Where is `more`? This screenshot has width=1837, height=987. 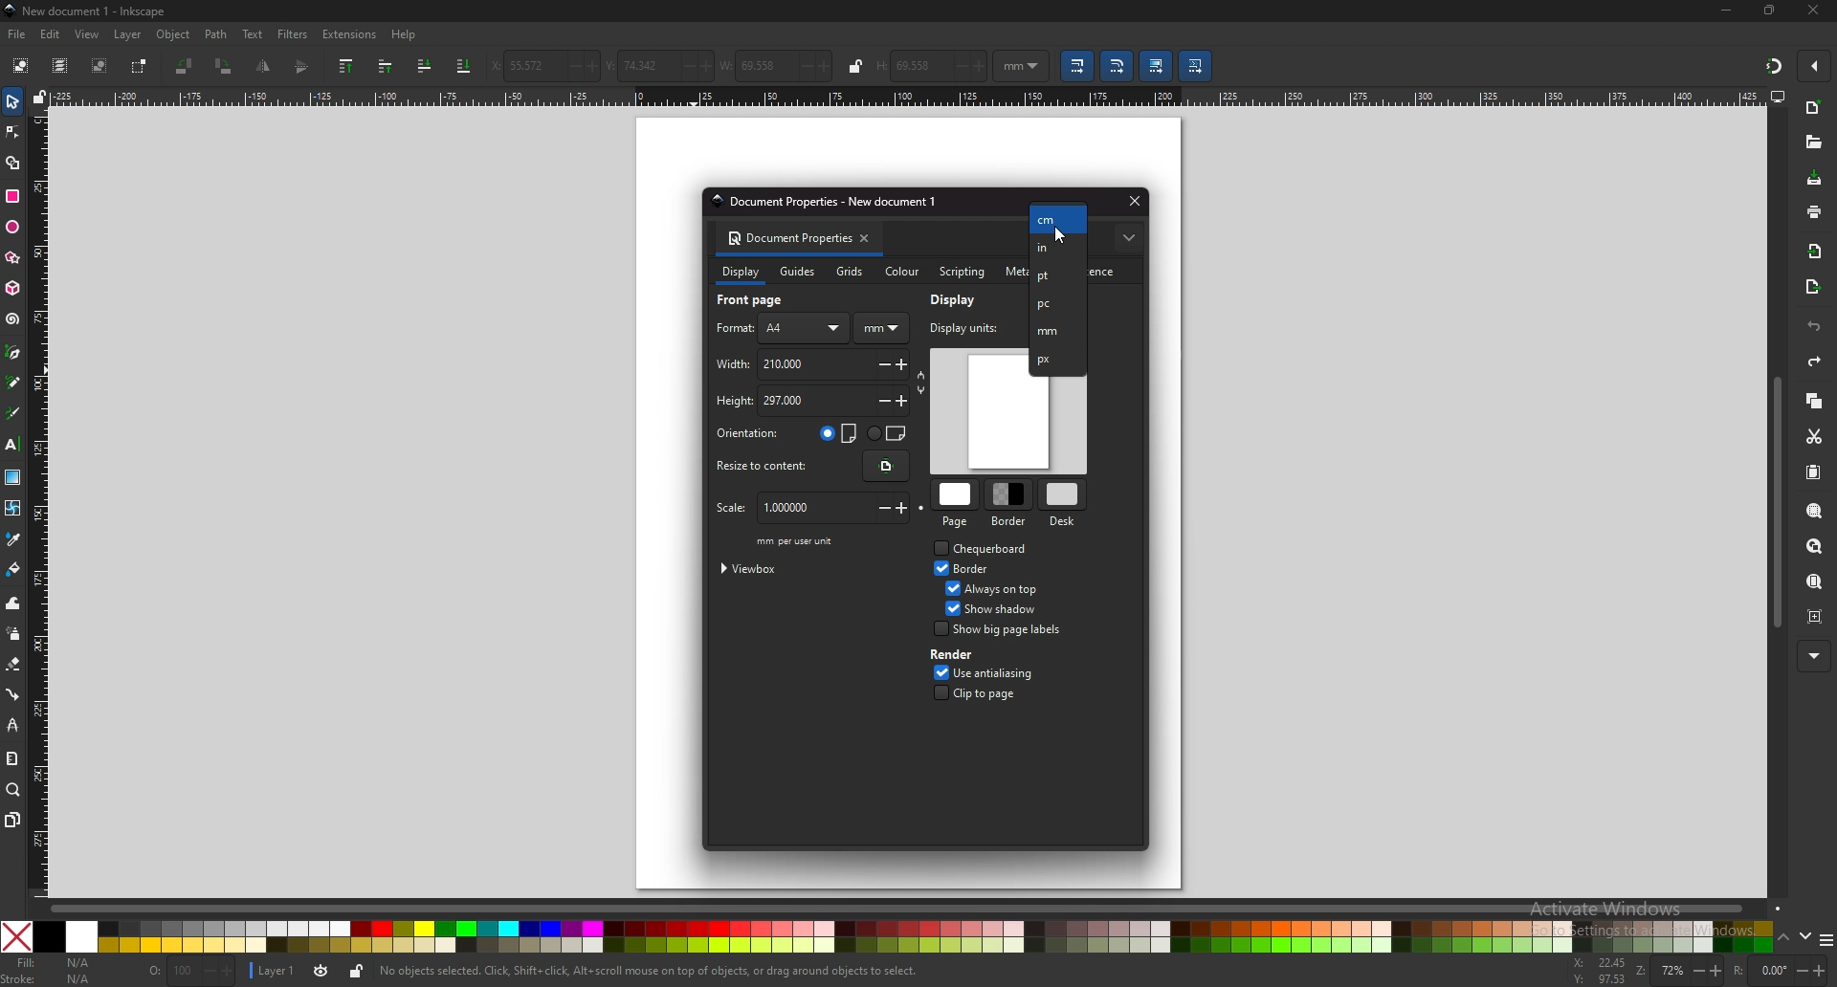 more is located at coordinates (1811, 655).